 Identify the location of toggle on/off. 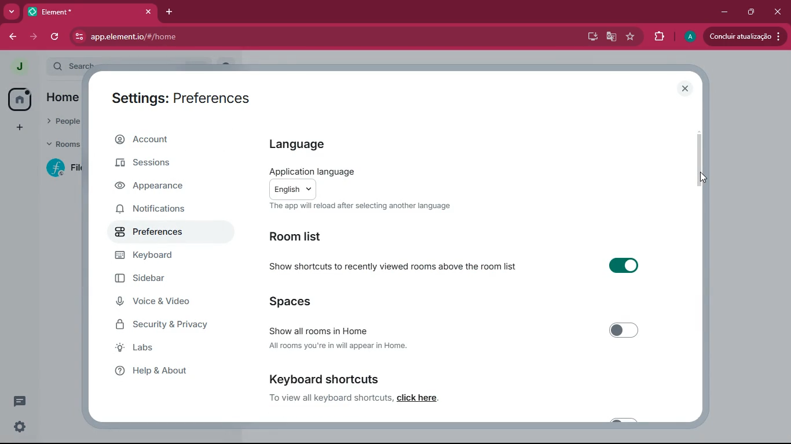
(624, 331).